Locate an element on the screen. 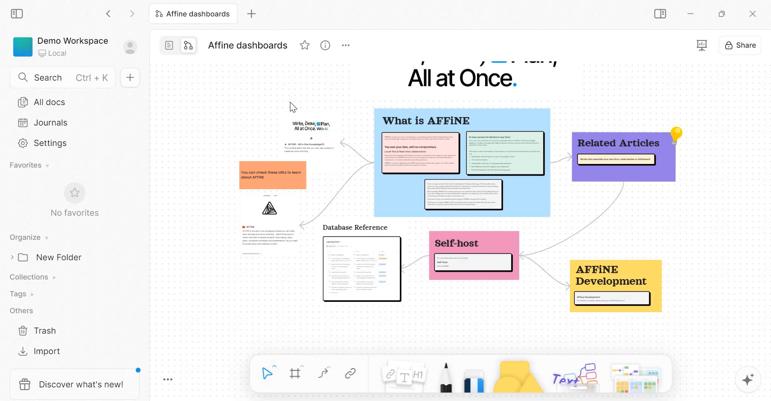 The width and height of the screenshot is (771, 401). Affine dashboards is located at coordinates (192, 14).